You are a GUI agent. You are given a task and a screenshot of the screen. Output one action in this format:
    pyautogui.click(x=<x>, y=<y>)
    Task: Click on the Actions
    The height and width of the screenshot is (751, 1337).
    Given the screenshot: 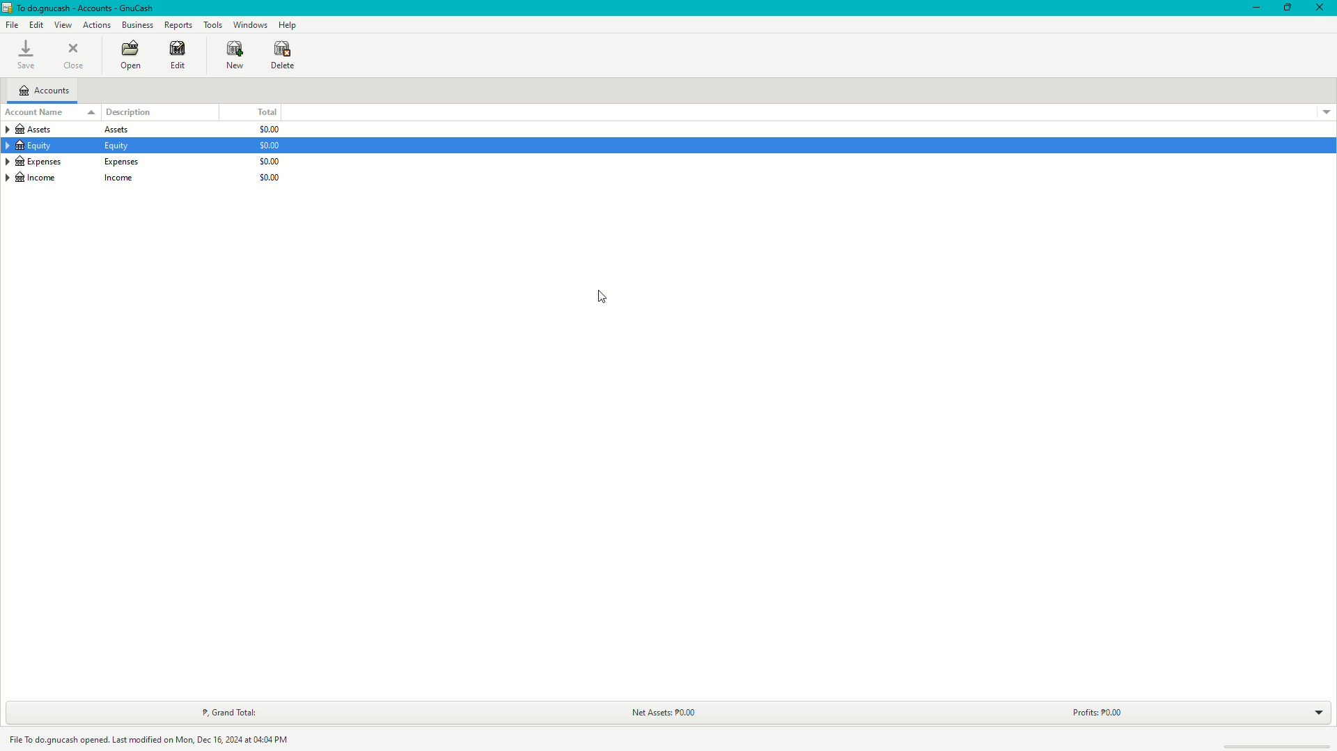 What is the action you would take?
    pyautogui.click(x=97, y=25)
    